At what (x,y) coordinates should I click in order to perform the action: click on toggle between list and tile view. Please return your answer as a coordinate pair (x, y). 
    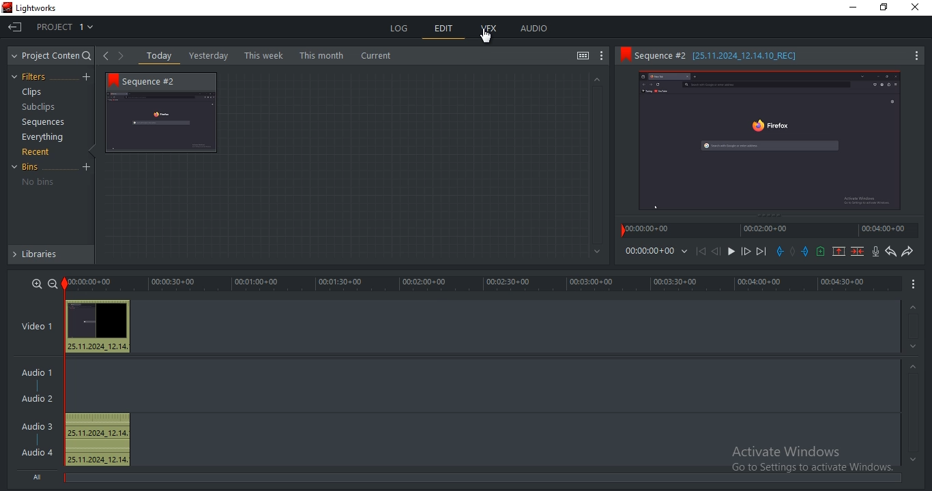
    Looking at the image, I should click on (582, 54).